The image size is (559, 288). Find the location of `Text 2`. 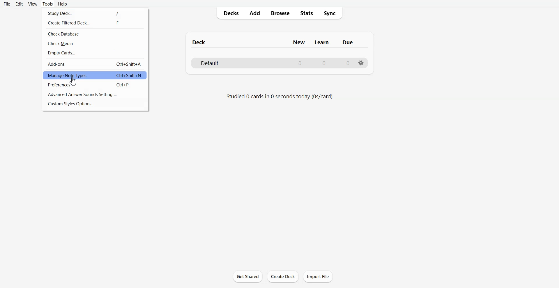

Text 2 is located at coordinates (279, 96).